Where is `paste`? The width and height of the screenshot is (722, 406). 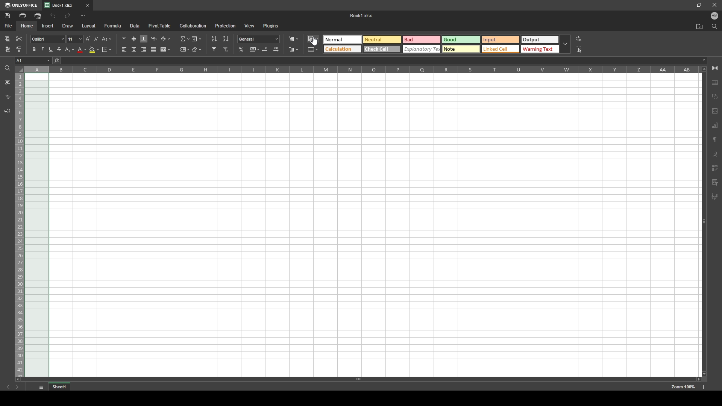
paste is located at coordinates (8, 50).